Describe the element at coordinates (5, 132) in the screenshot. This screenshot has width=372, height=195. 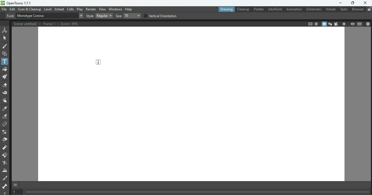
I see `Control point editor tool` at that location.